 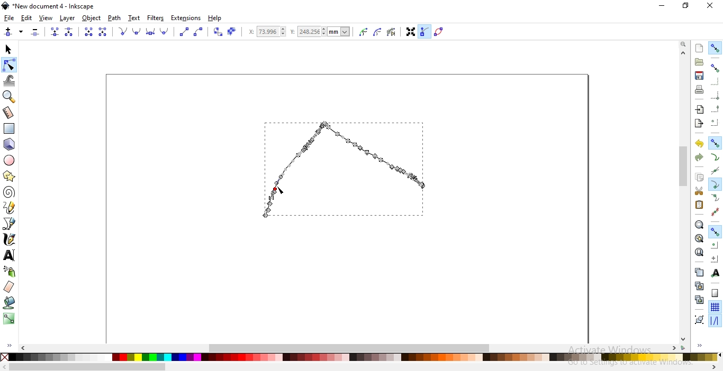 What do you see at coordinates (342, 169) in the screenshot?
I see `object image` at bounding box center [342, 169].